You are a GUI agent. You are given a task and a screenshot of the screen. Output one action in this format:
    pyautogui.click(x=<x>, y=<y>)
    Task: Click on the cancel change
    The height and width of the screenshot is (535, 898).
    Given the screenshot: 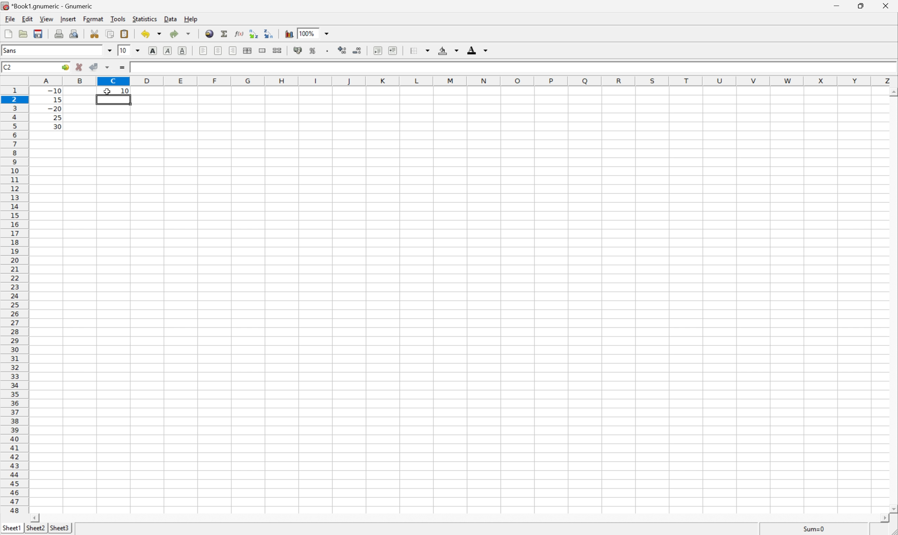 What is the action you would take?
    pyautogui.click(x=79, y=69)
    